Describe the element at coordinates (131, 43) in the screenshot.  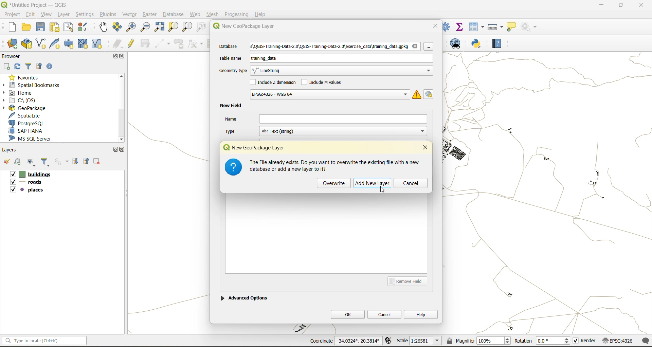
I see `toggle edits` at that location.